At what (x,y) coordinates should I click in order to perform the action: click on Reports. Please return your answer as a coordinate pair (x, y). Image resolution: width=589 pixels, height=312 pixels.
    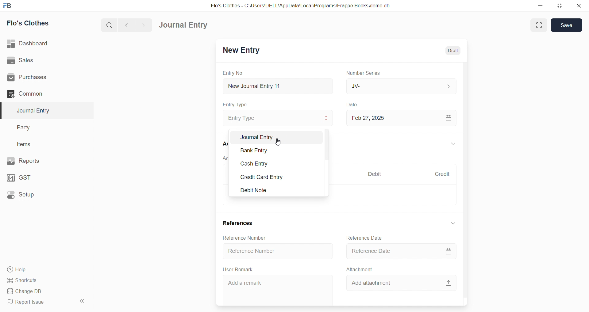
    Looking at the image, I should click on (36, 161).